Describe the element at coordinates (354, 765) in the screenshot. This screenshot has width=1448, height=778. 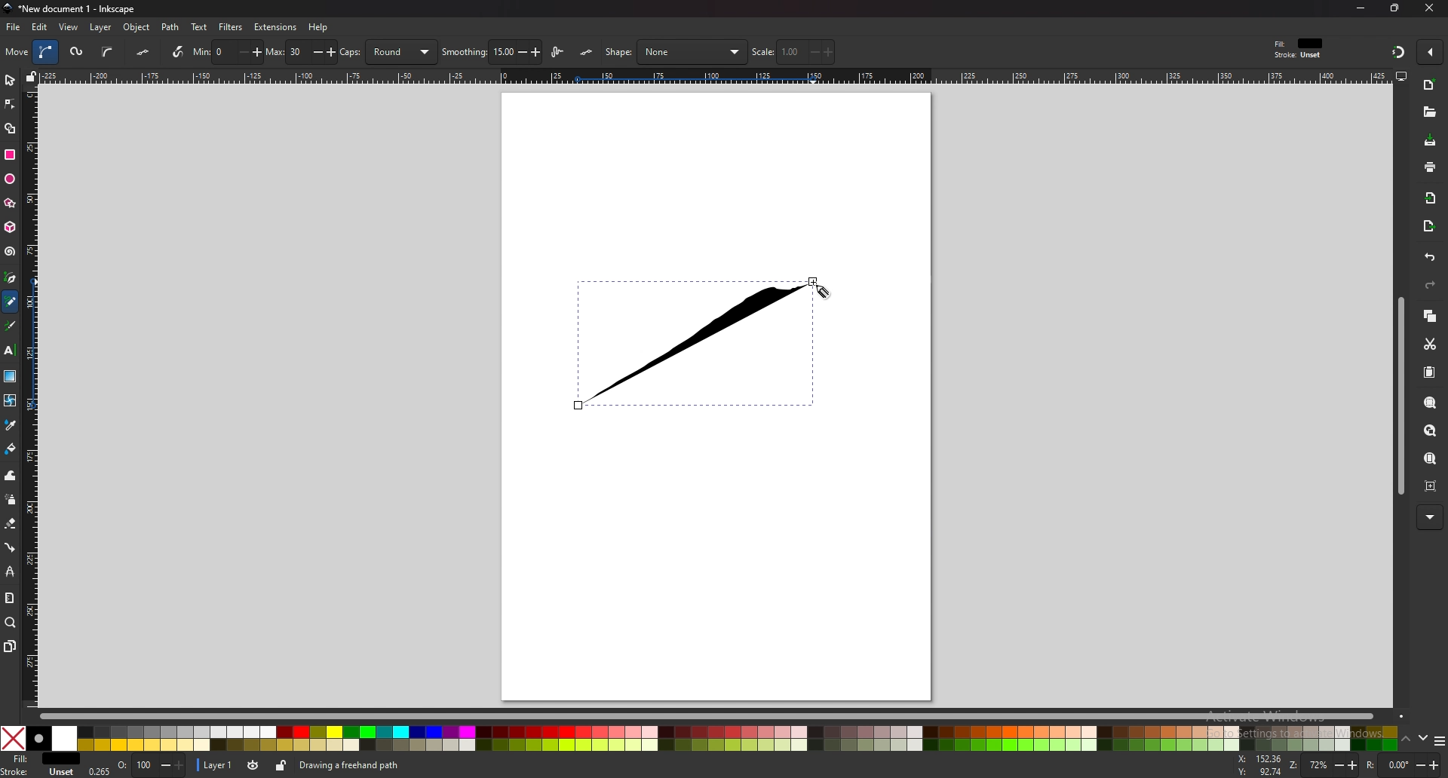
I see `info` at that location.